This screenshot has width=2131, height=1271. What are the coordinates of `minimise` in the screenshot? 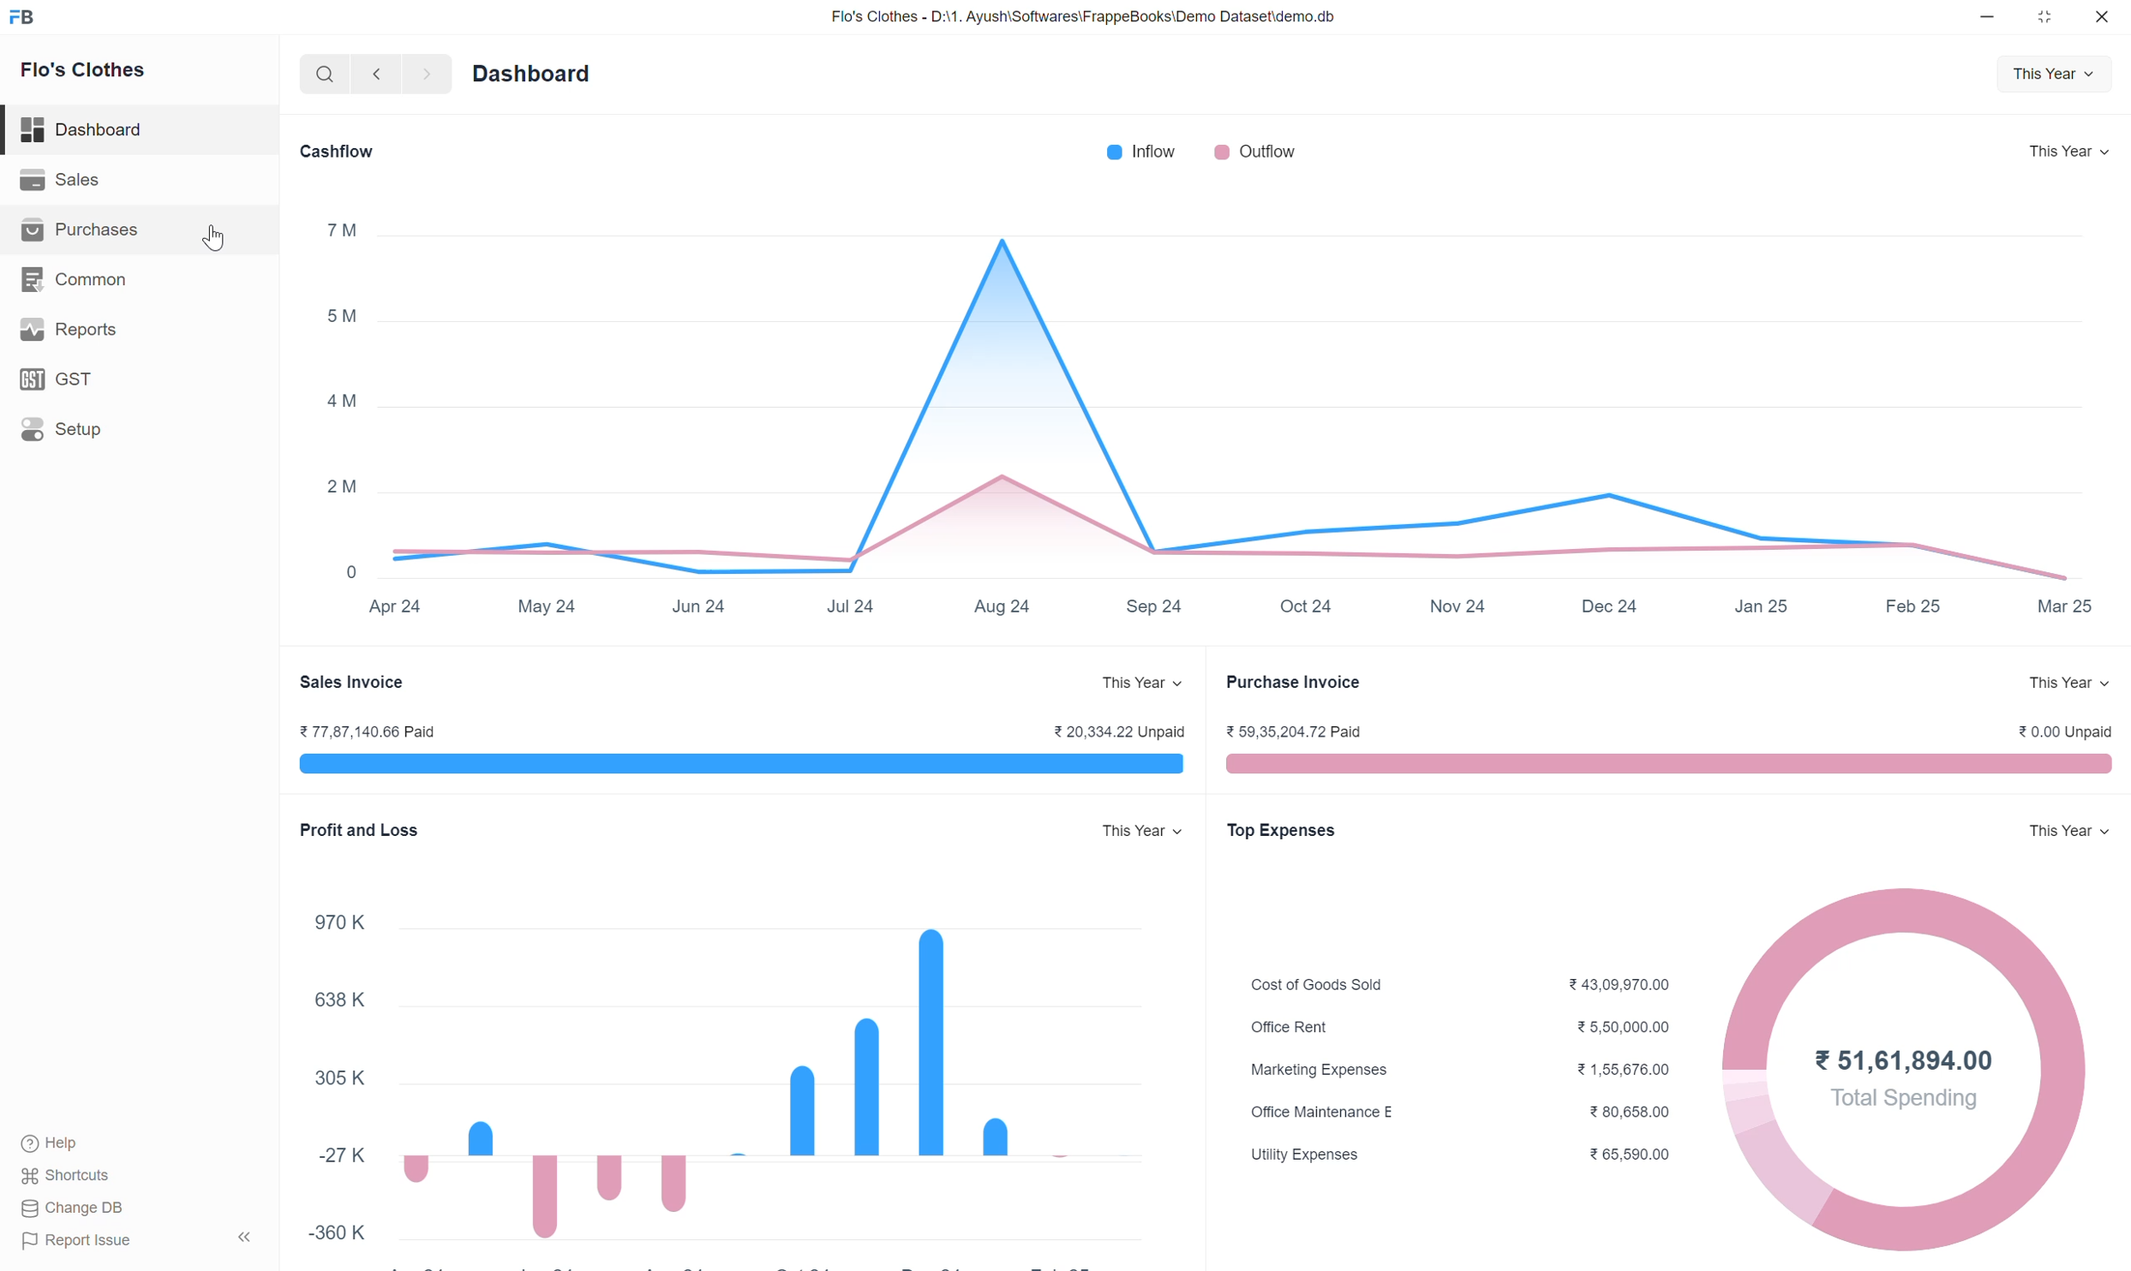 It's located at (1990, 15).